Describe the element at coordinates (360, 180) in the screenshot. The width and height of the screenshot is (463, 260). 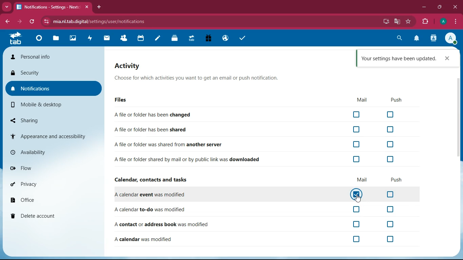
I see `mail` at that location.